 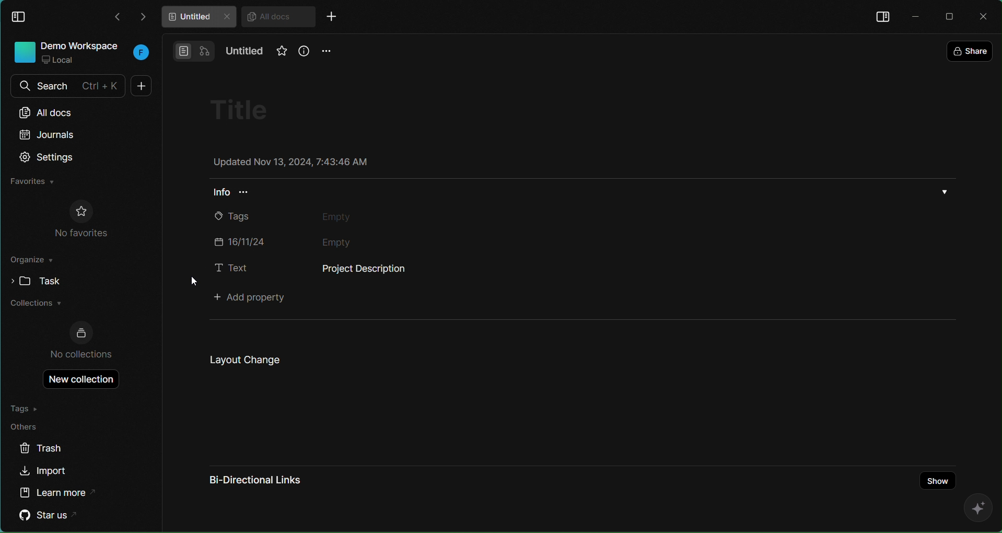 What do you see at coordinates (951, 16) in the screenshot?
I see `maximize` at bounding box center [951, 16].